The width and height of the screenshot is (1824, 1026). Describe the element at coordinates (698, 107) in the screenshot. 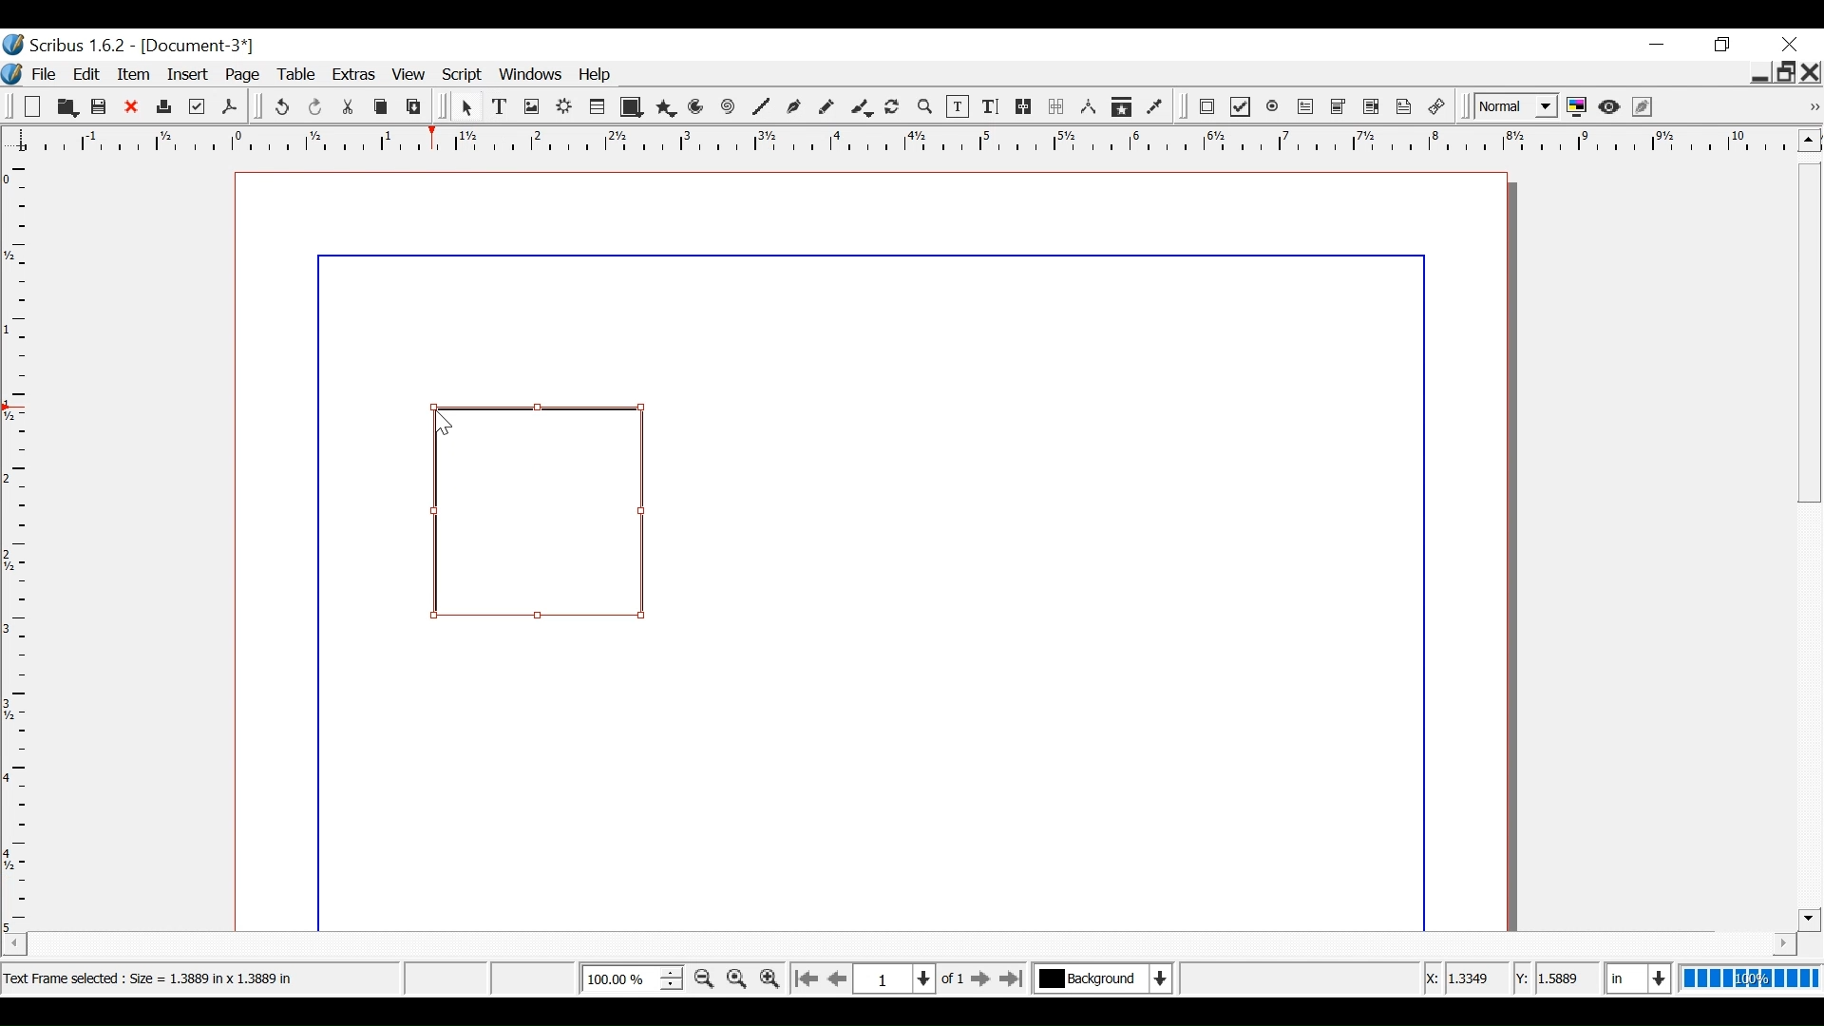

I see `Arc` at that location.